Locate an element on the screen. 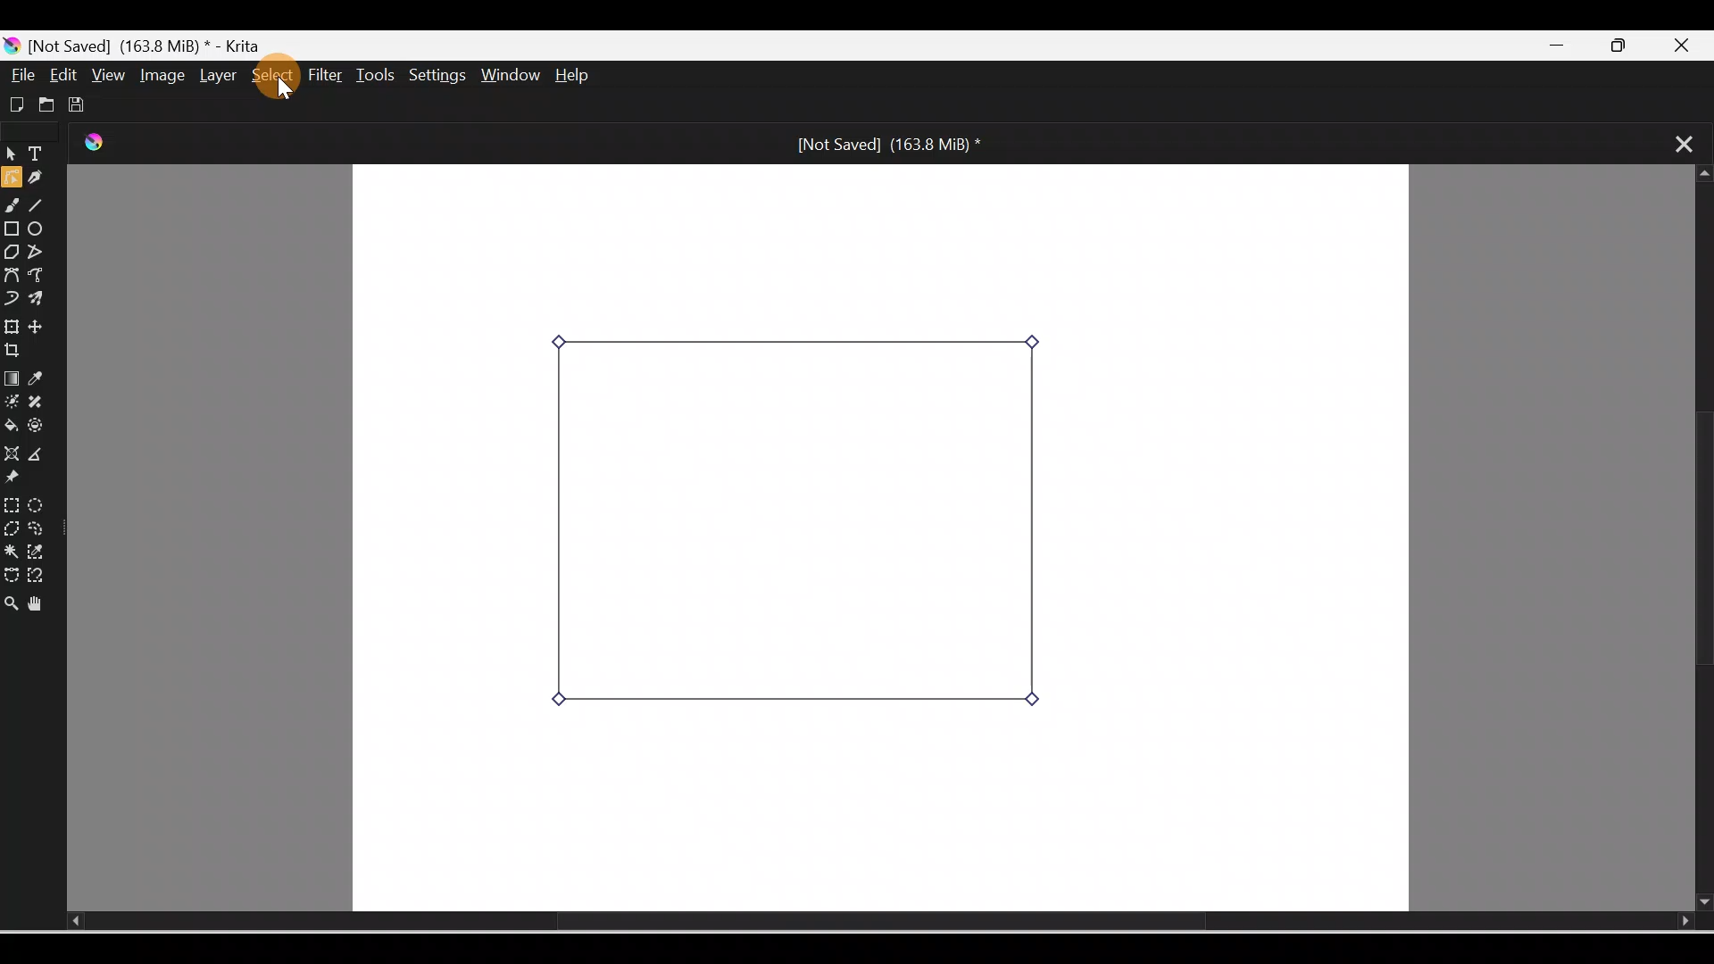 The width and height of the screenshot is (1714, 964). Transform a layer/selection is located at coordinates (12, 324).